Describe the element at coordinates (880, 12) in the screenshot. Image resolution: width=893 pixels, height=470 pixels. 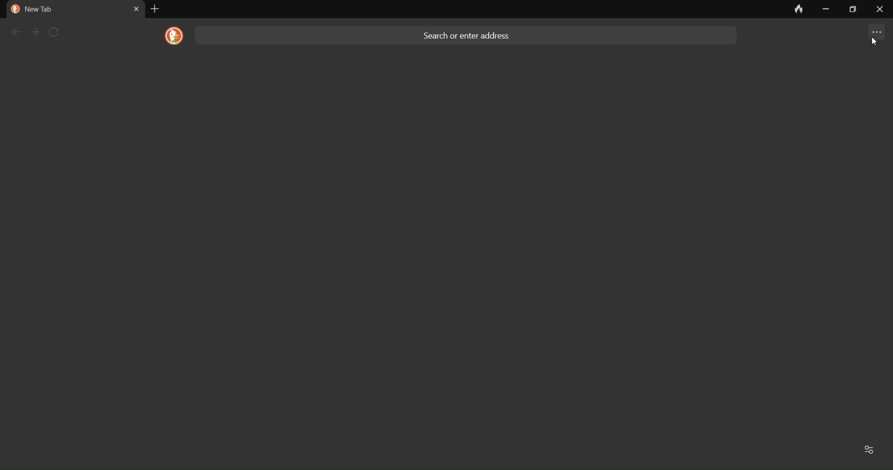
I see `close` at that location.